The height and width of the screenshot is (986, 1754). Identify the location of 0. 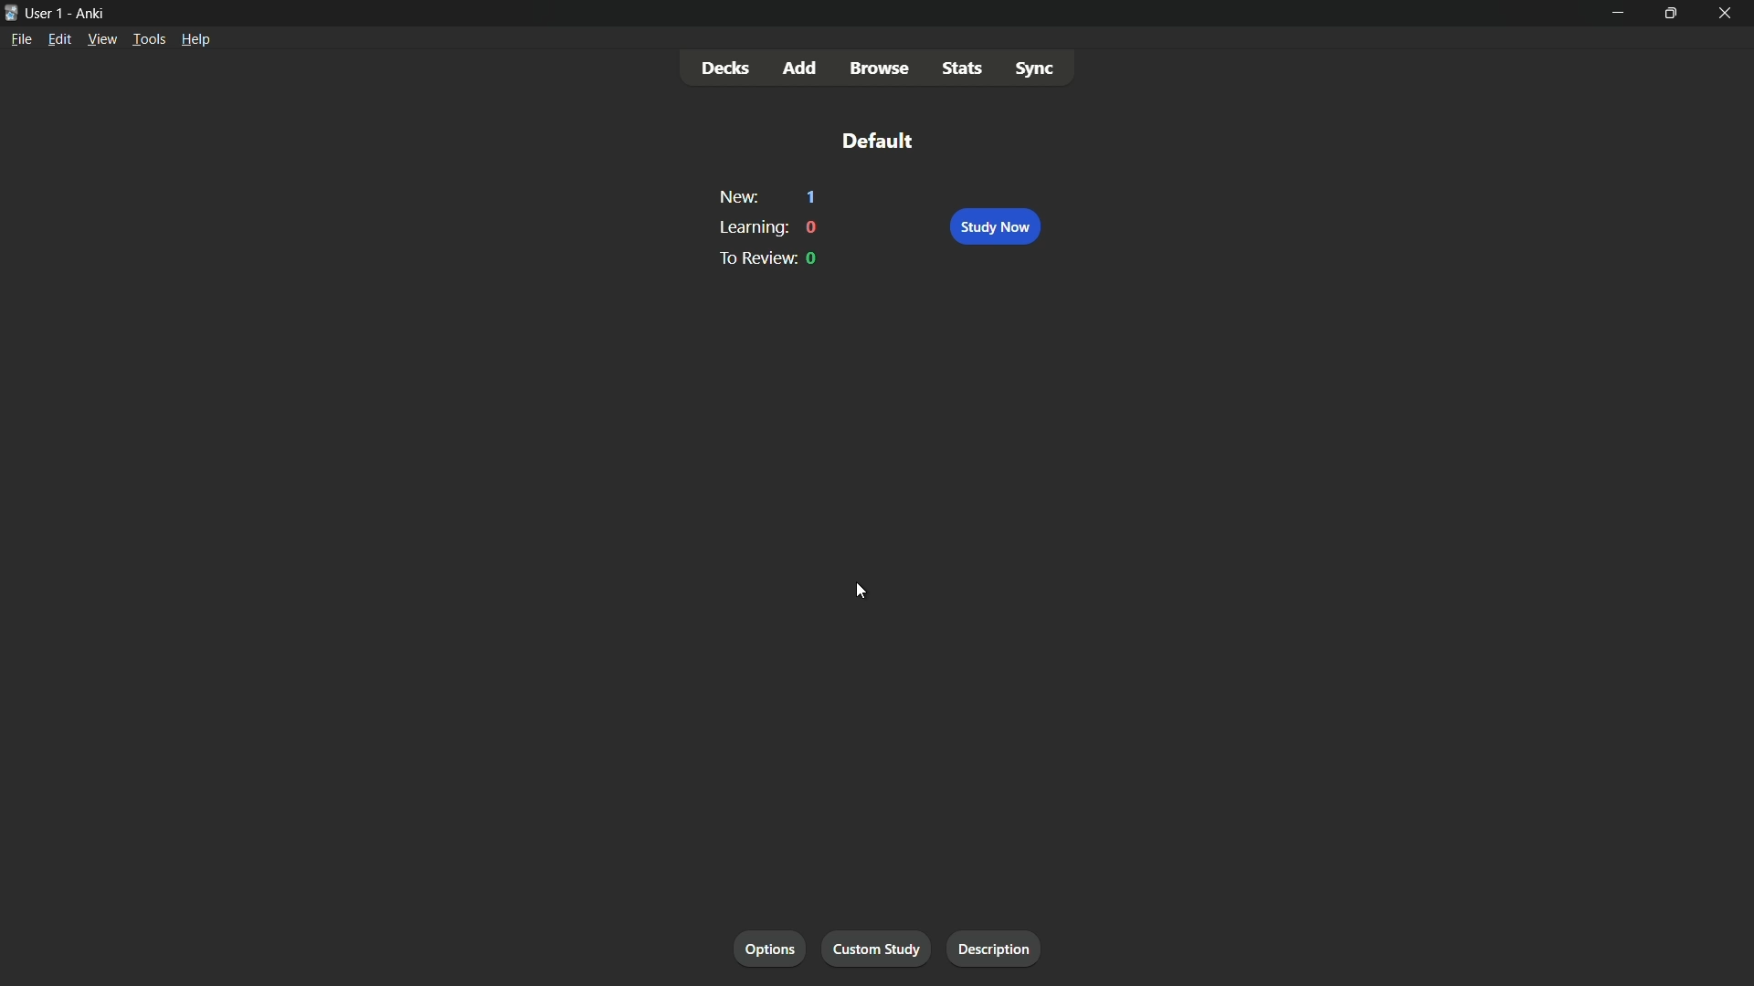
(815, 258).